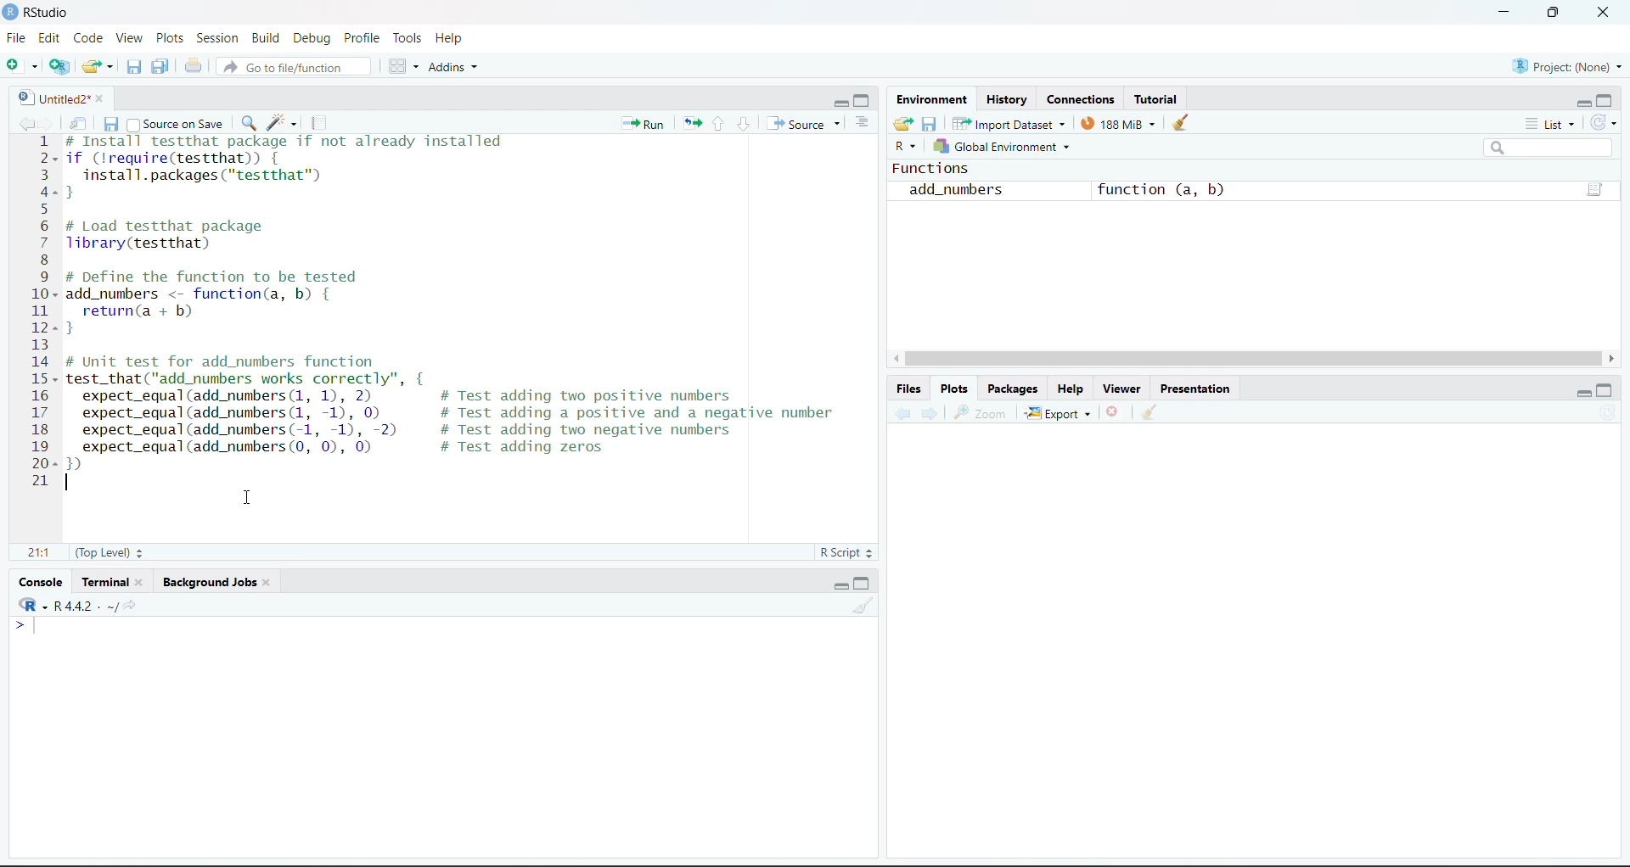 This screenshot has width=1630, height=867. I want to click on show document outline, so click(862, 121).